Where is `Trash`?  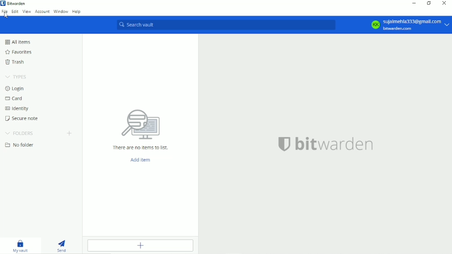 Trash is located at coordinates (15, 62).